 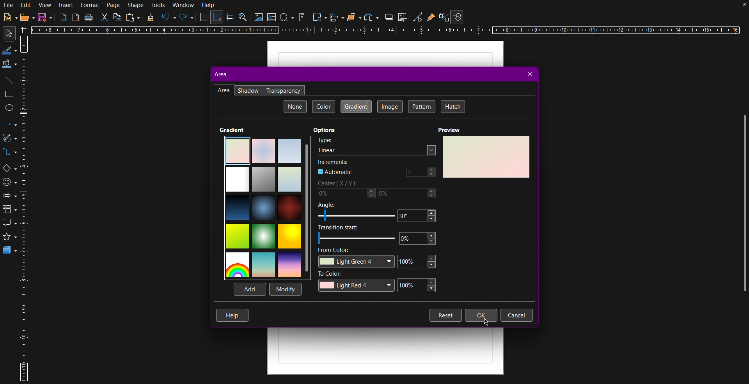 What do you see at coordinates (302, 18) in the screenshot?
I see `Fontworks` at bounding box center [302, 18].